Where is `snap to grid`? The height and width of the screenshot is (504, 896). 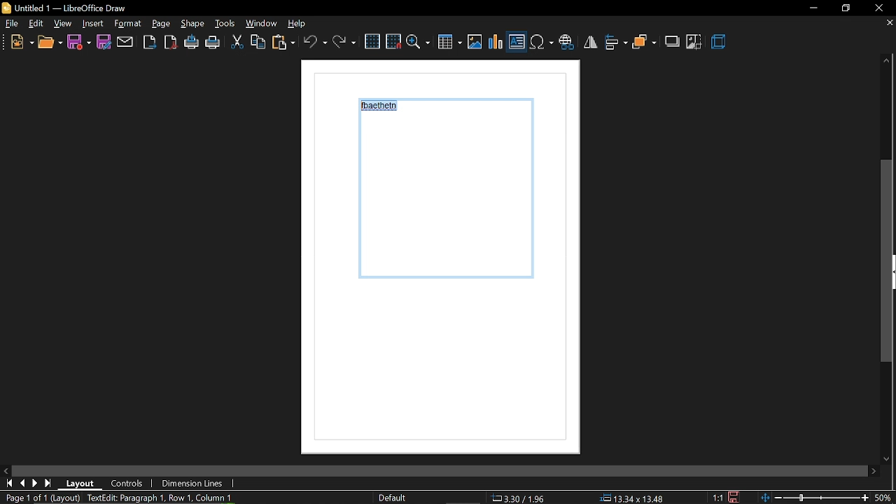
snap to grid is located at coordinates (393, 41).